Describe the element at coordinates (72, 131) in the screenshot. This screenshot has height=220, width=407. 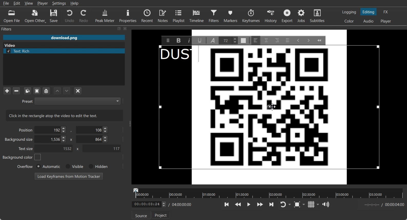
I see `,` at that location.